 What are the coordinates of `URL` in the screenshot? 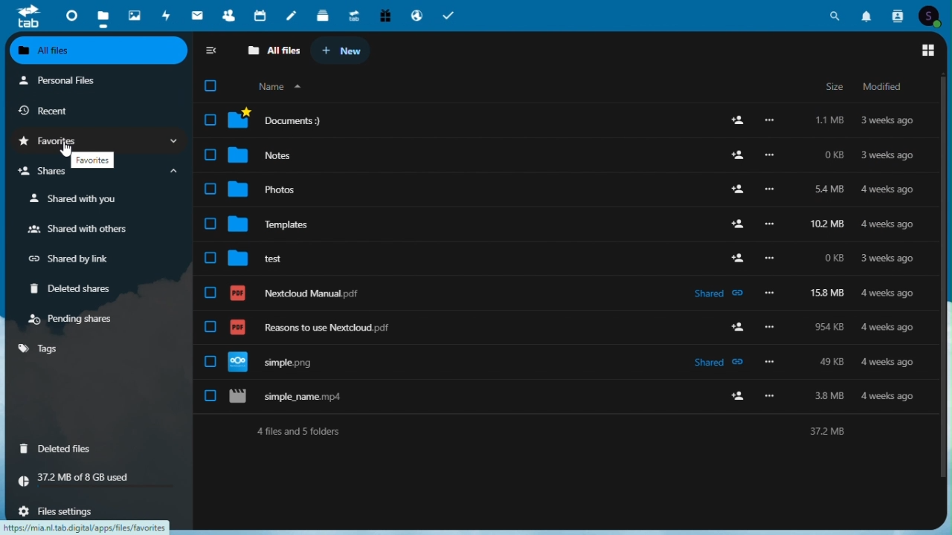 It's located at (86, 528).